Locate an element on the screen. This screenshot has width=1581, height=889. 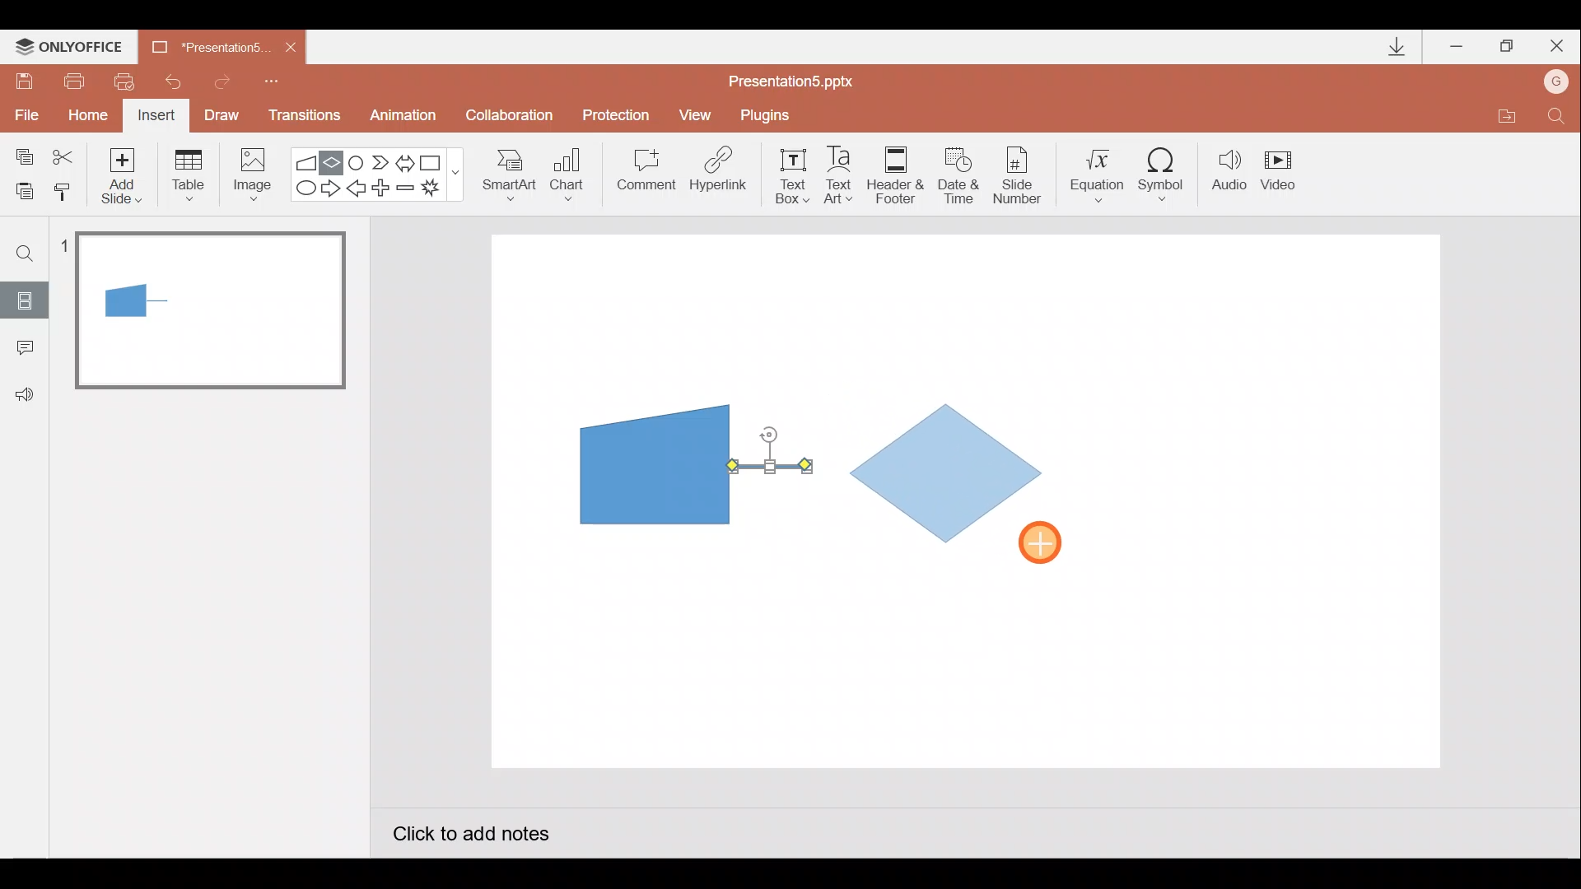
Text box is located at coordinates (787, 174).